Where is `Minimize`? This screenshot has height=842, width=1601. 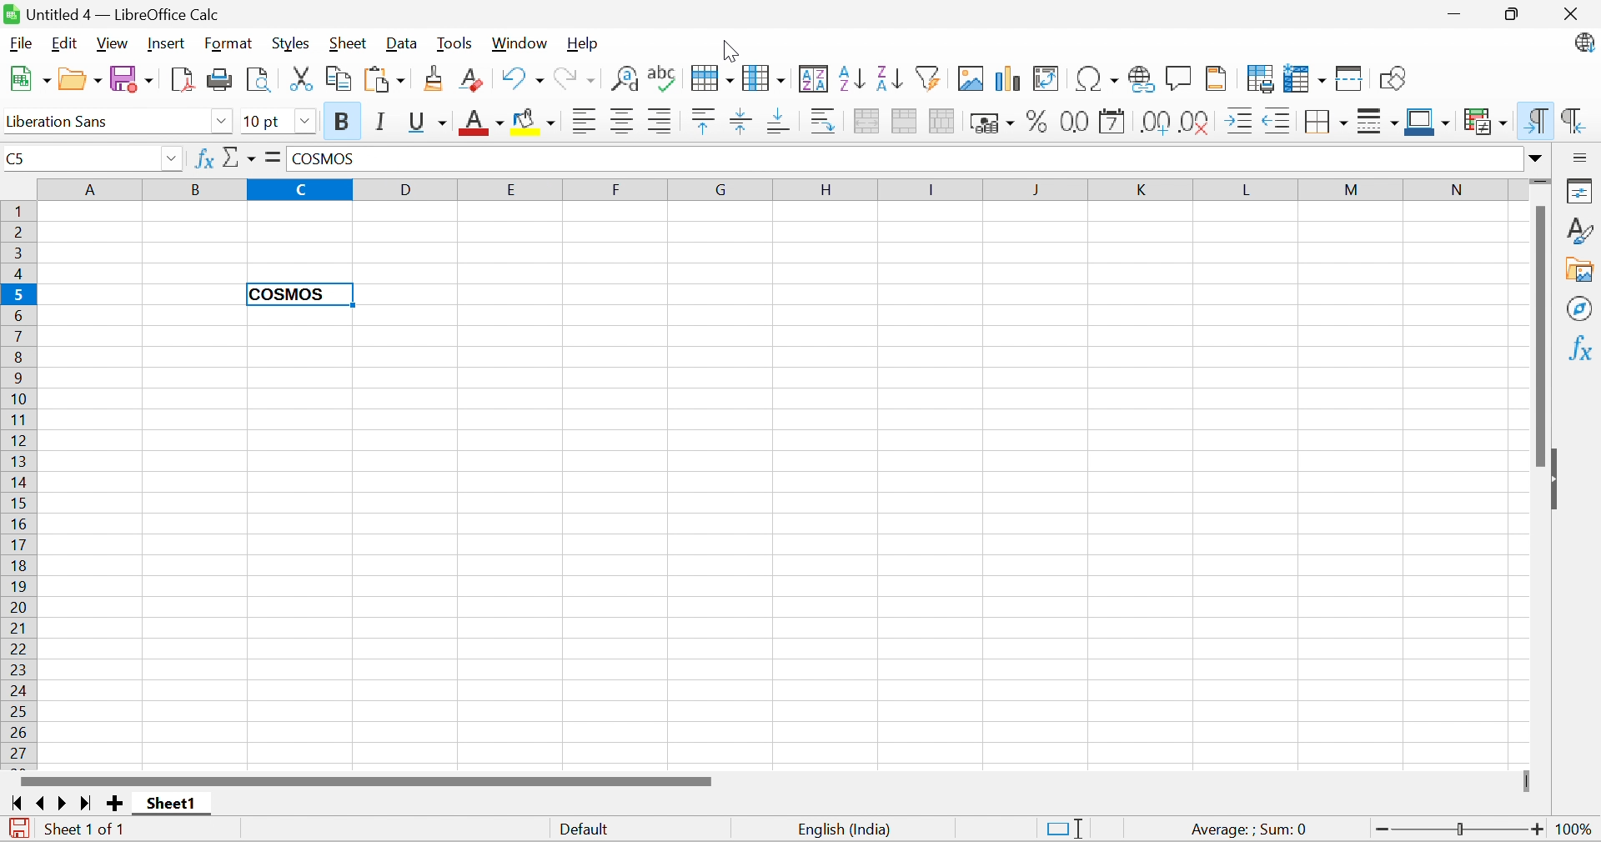 Minimize is located at coordinates (1454, 13).